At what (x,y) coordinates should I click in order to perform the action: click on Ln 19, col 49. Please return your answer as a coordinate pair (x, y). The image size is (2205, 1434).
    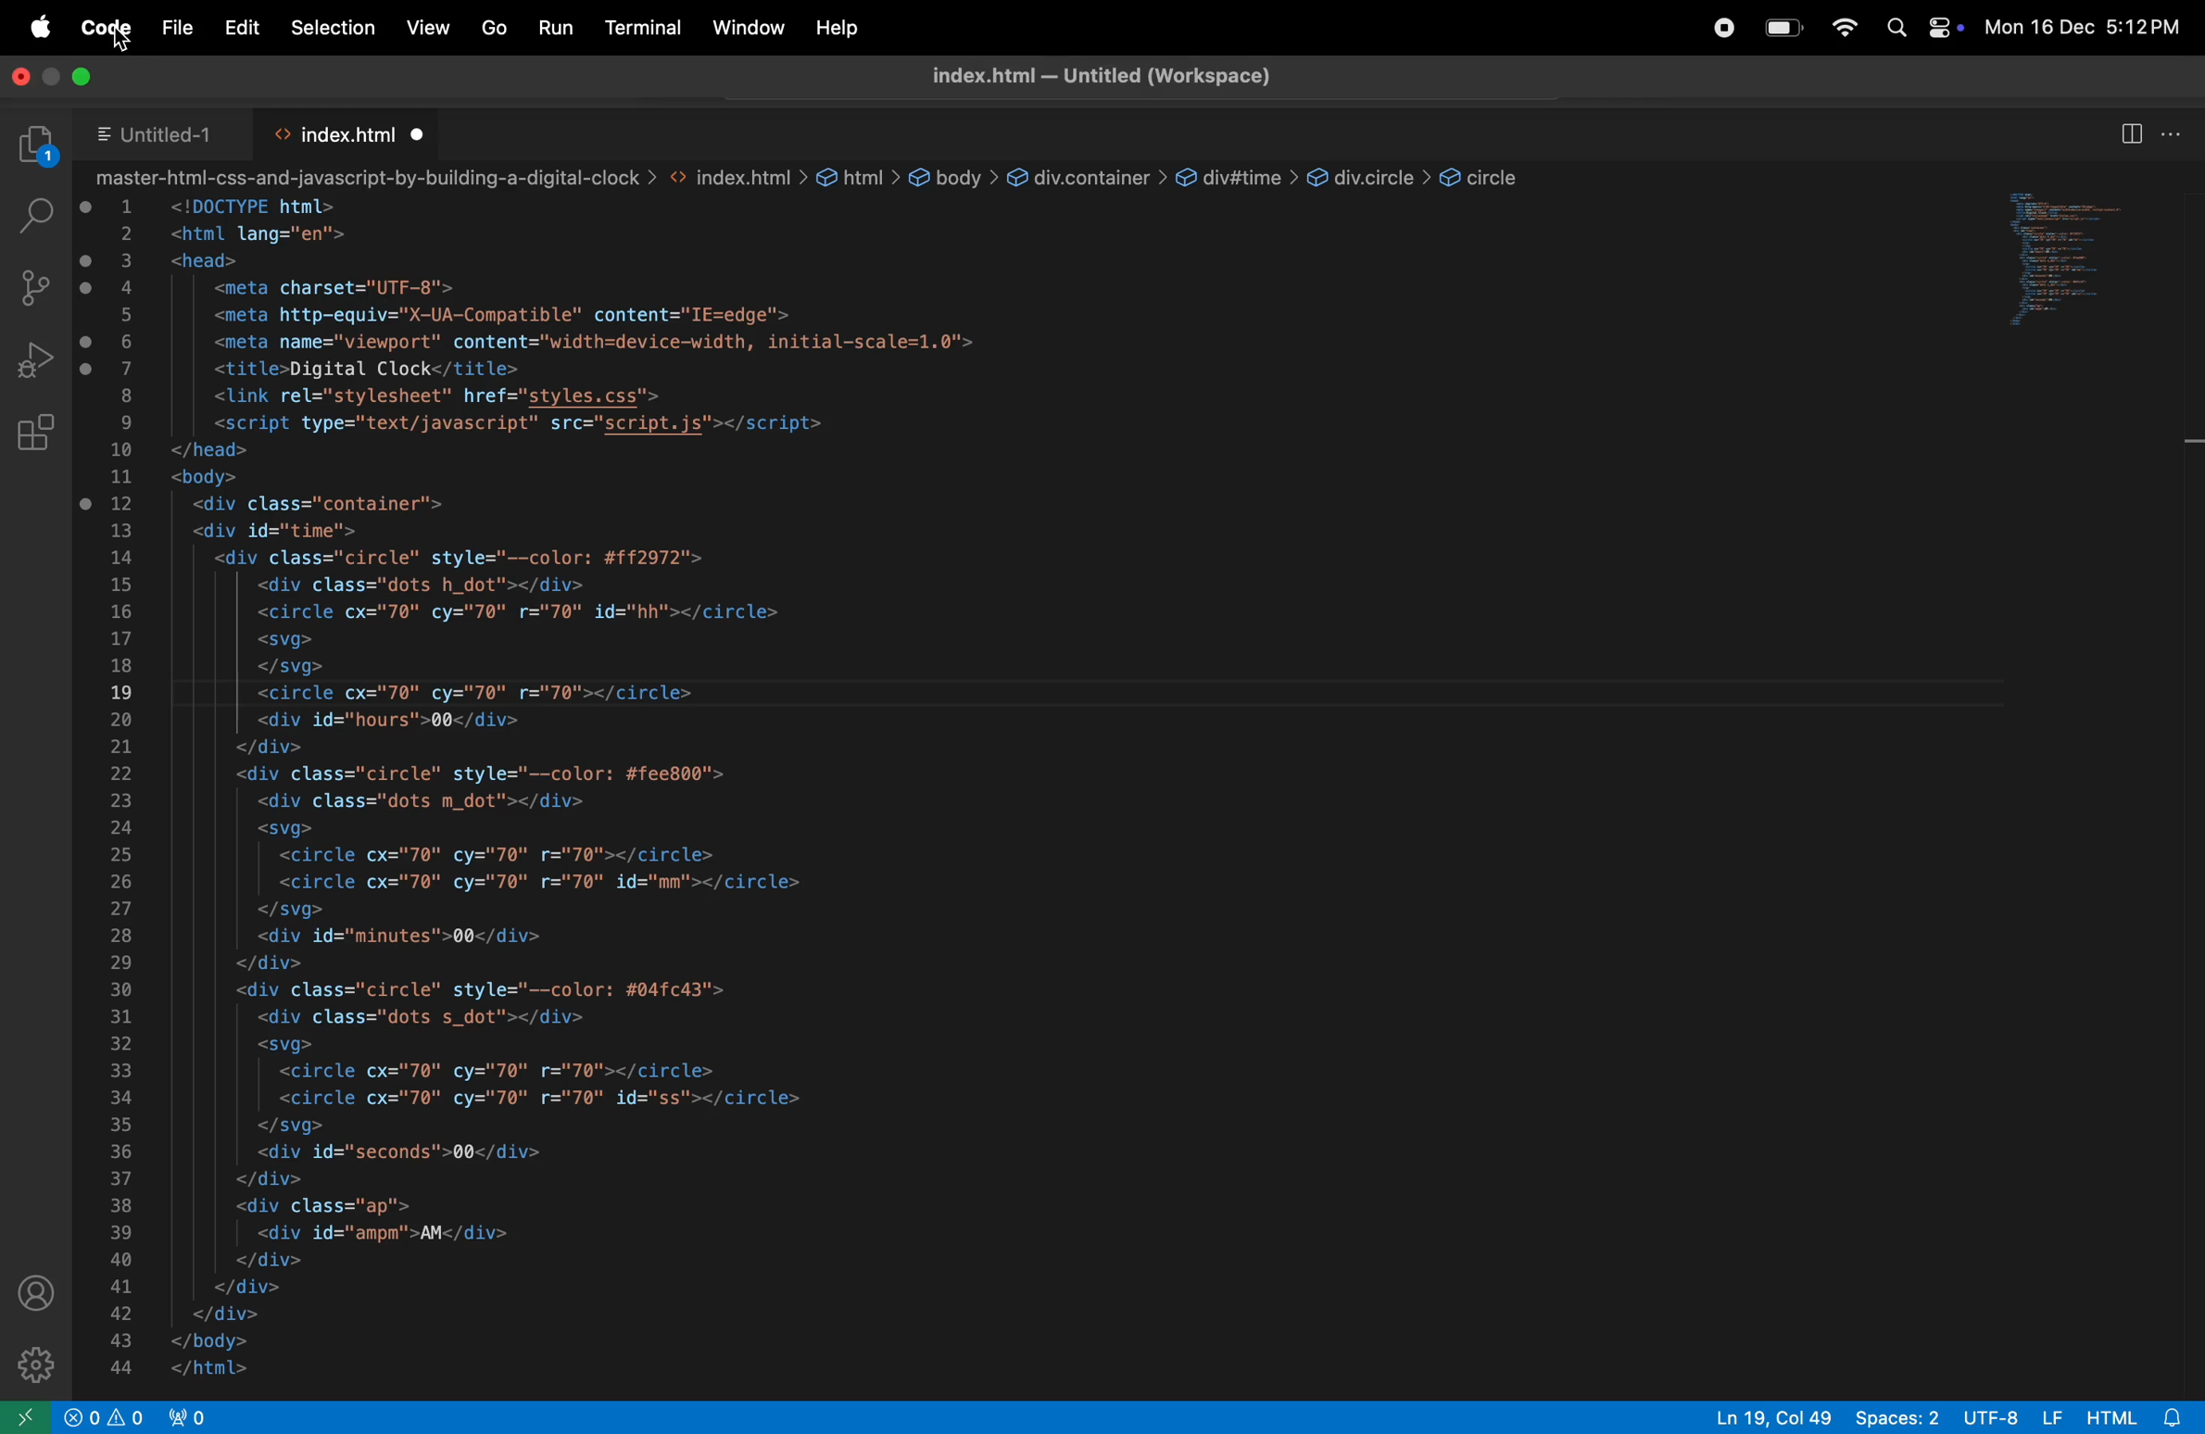
    Looking at the image, I should click on (1774, 1417).